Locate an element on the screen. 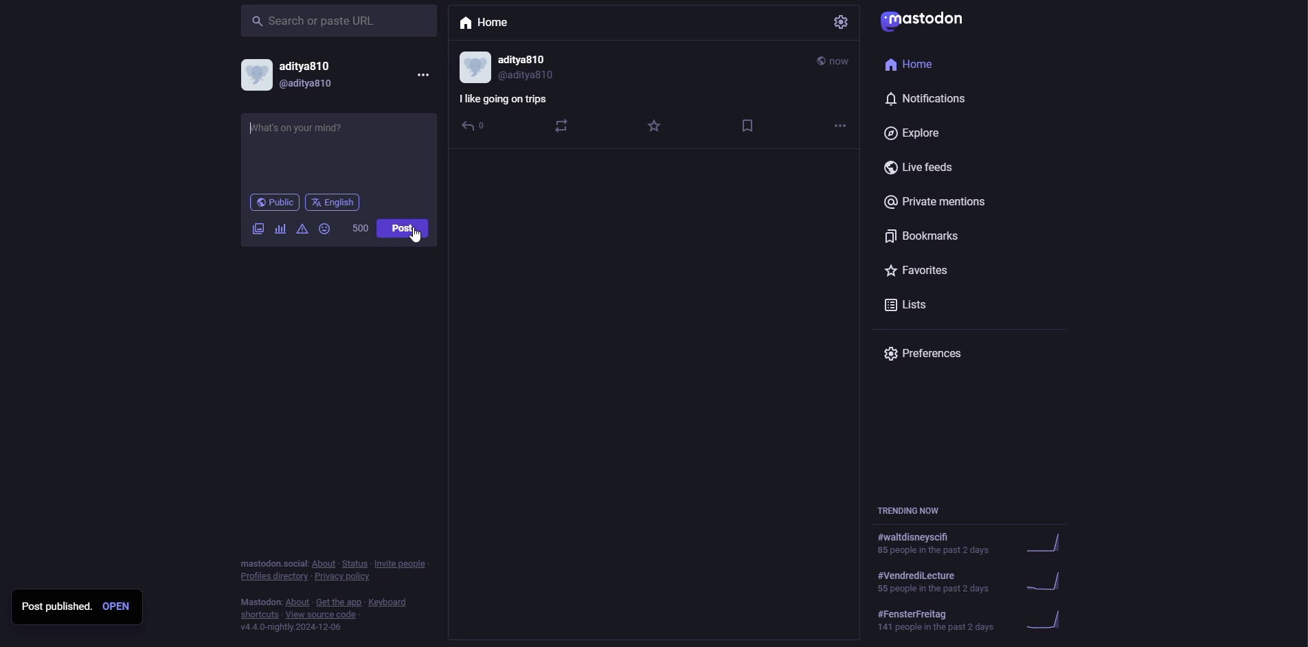 The image size is (1308, 647). live feeds is located at coordinates (926, 169).